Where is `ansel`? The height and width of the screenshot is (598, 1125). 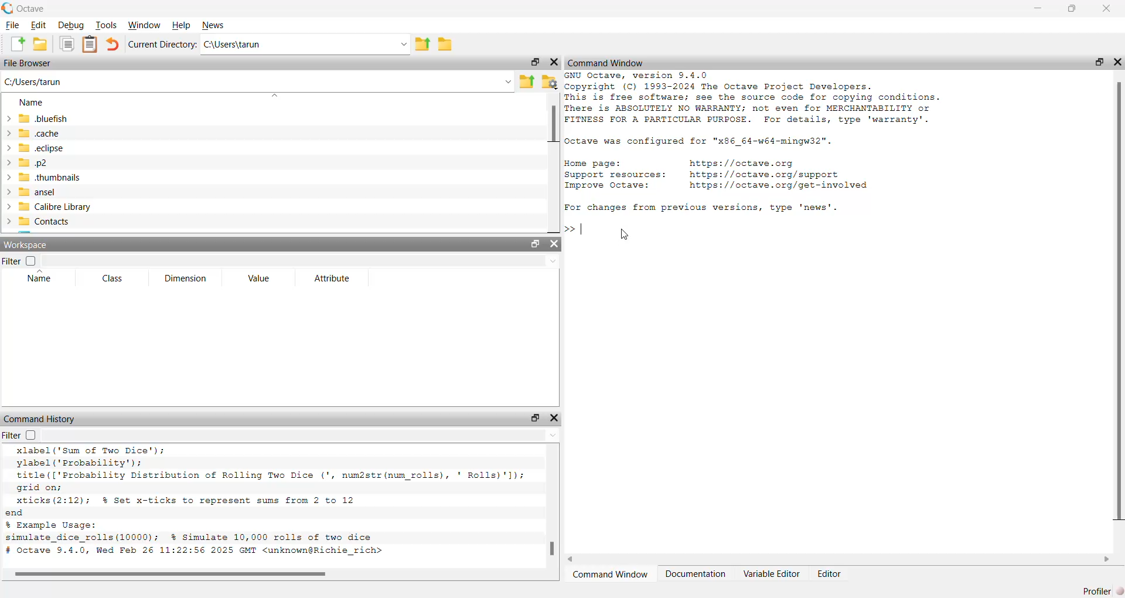
ansel is located at coordinates (30, 191).